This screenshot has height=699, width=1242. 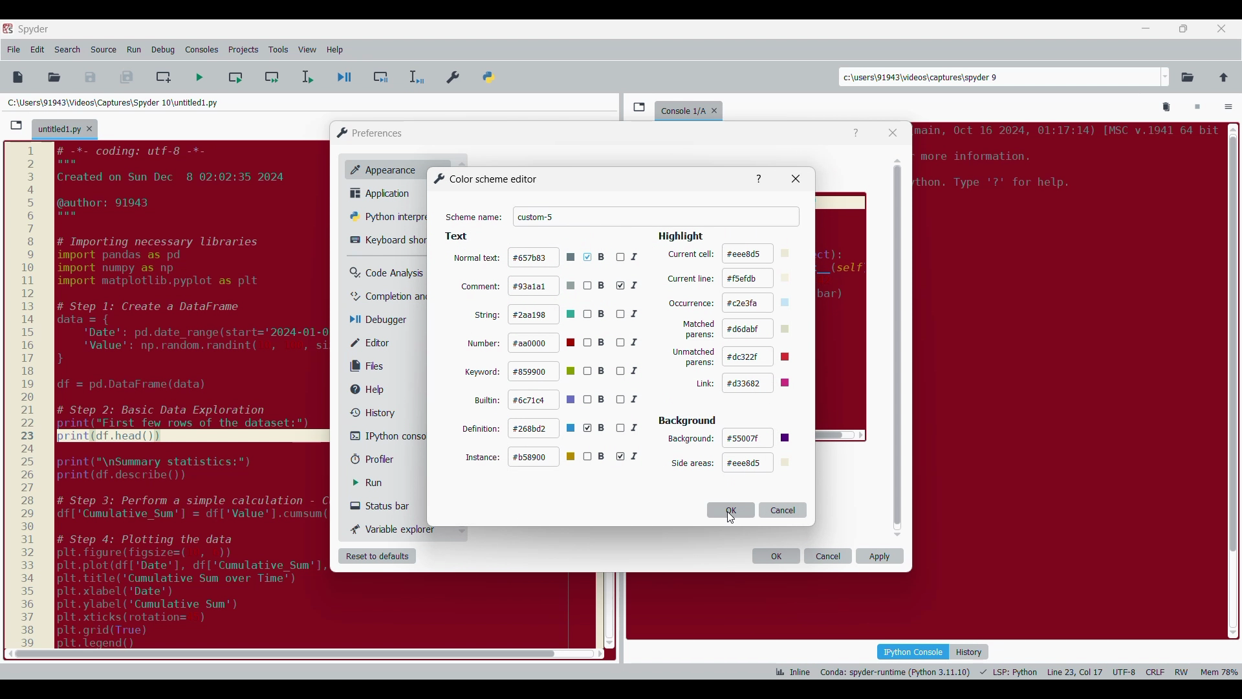 I want to click on Code details, so click(x=1005, y=672).